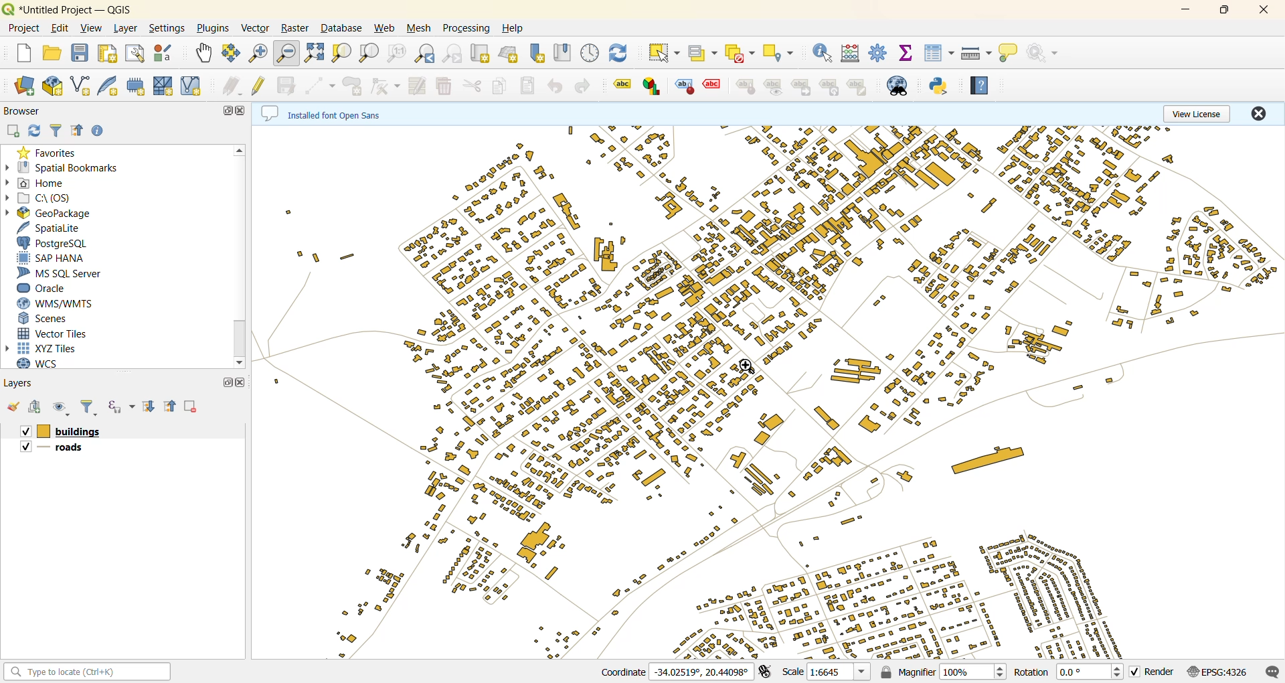 This screenshot has width=1285, height=683. I want to click on label, so click(624, 86).